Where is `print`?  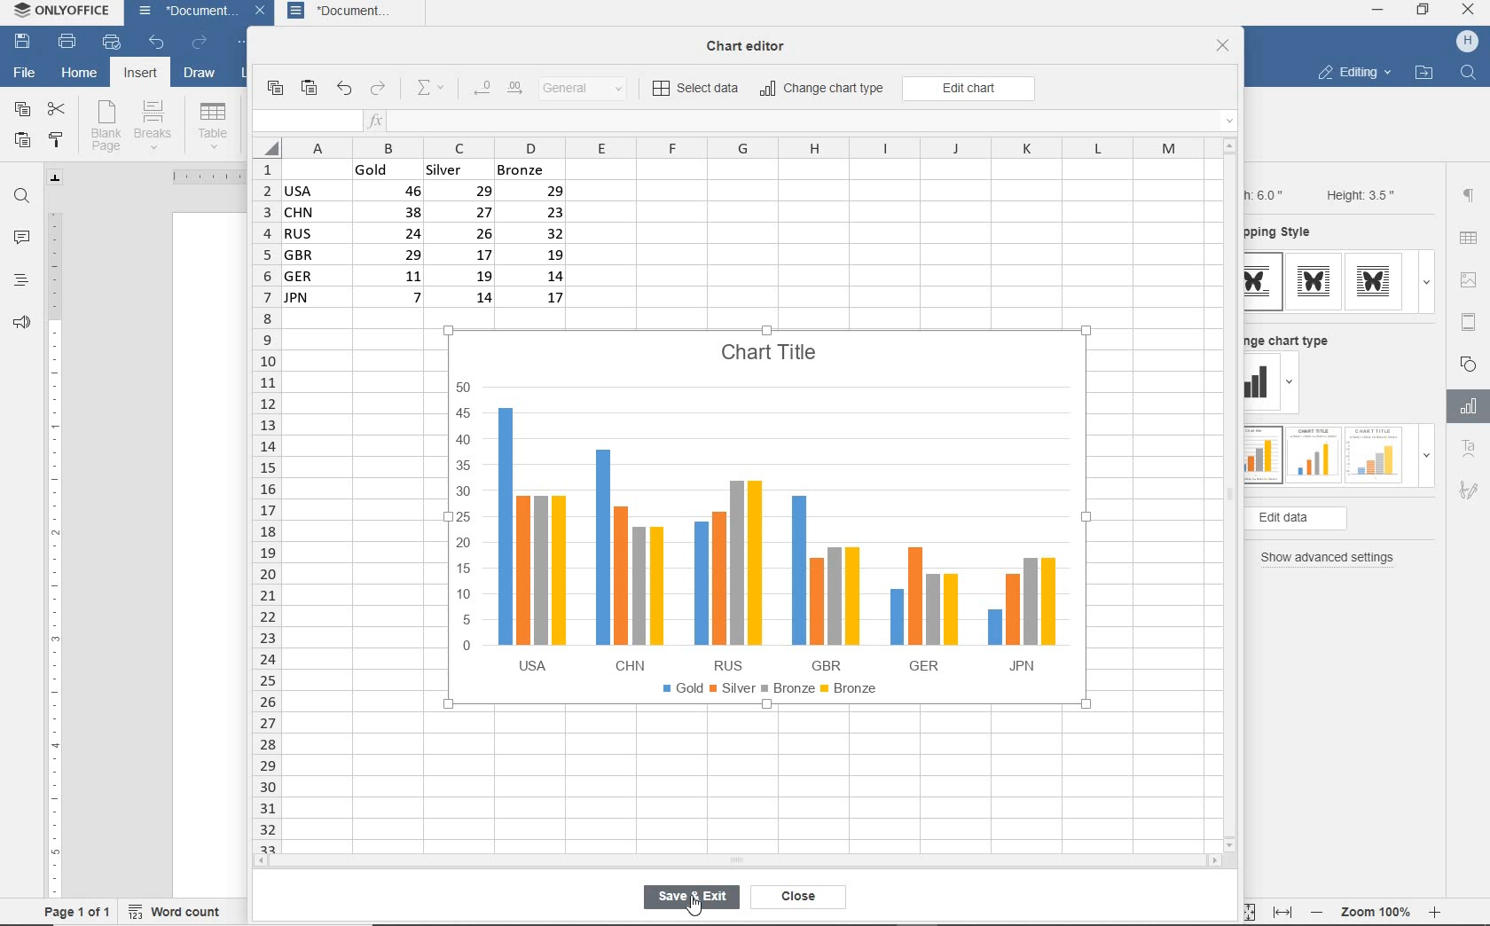 print is located at coordinates (67, 43).